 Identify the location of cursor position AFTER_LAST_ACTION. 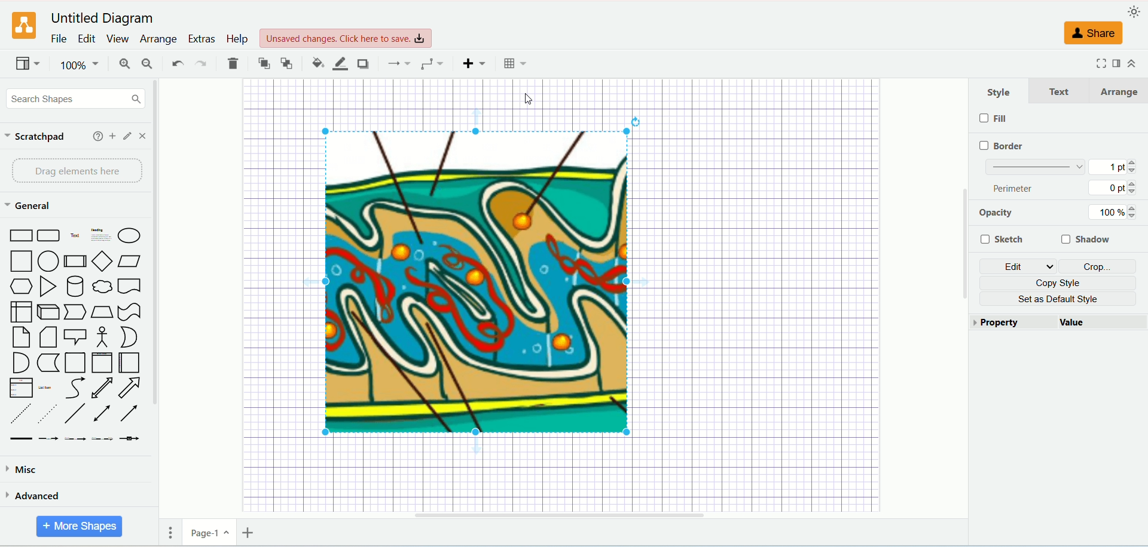
(529, 99).